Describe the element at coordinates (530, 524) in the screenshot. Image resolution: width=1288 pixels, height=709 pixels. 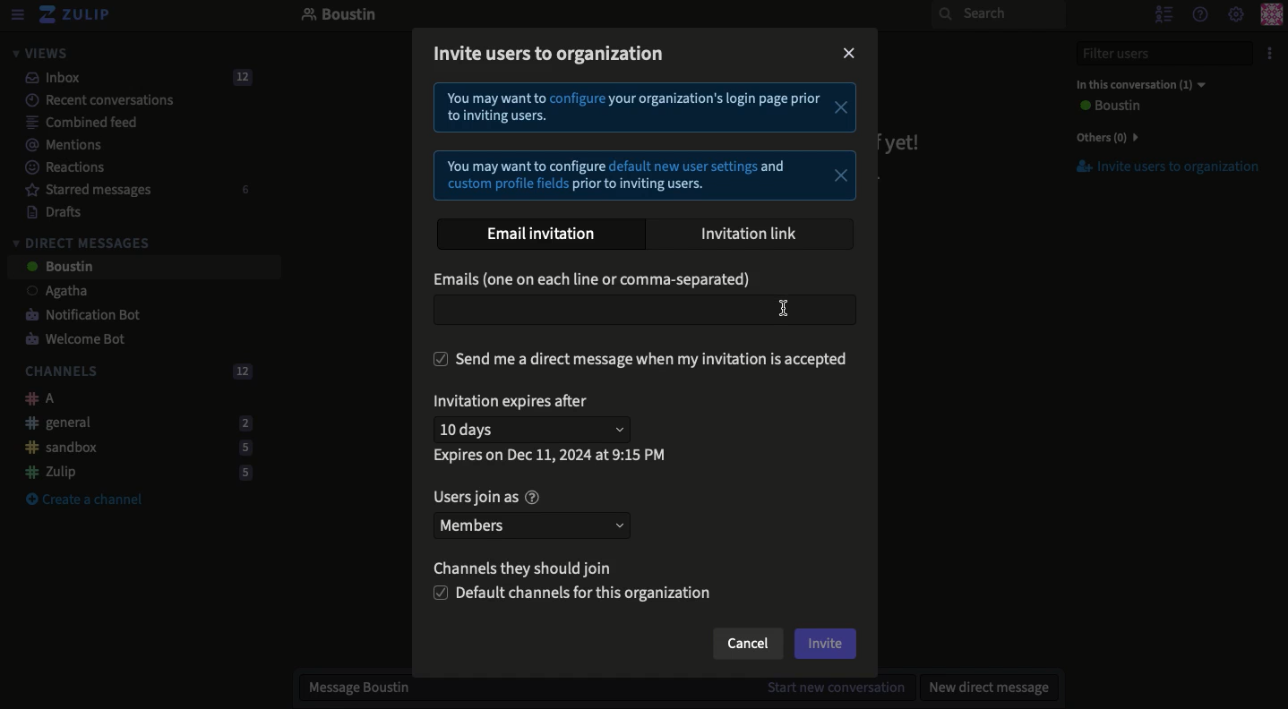
I see `Members` at that location.